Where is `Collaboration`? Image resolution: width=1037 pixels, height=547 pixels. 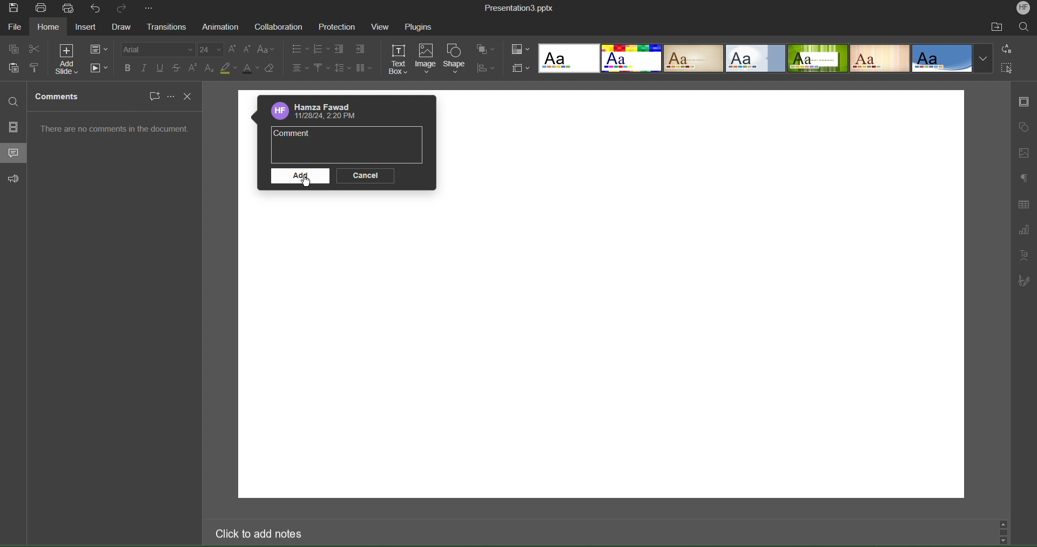
Collaboration is located at coordinates (278, 28).